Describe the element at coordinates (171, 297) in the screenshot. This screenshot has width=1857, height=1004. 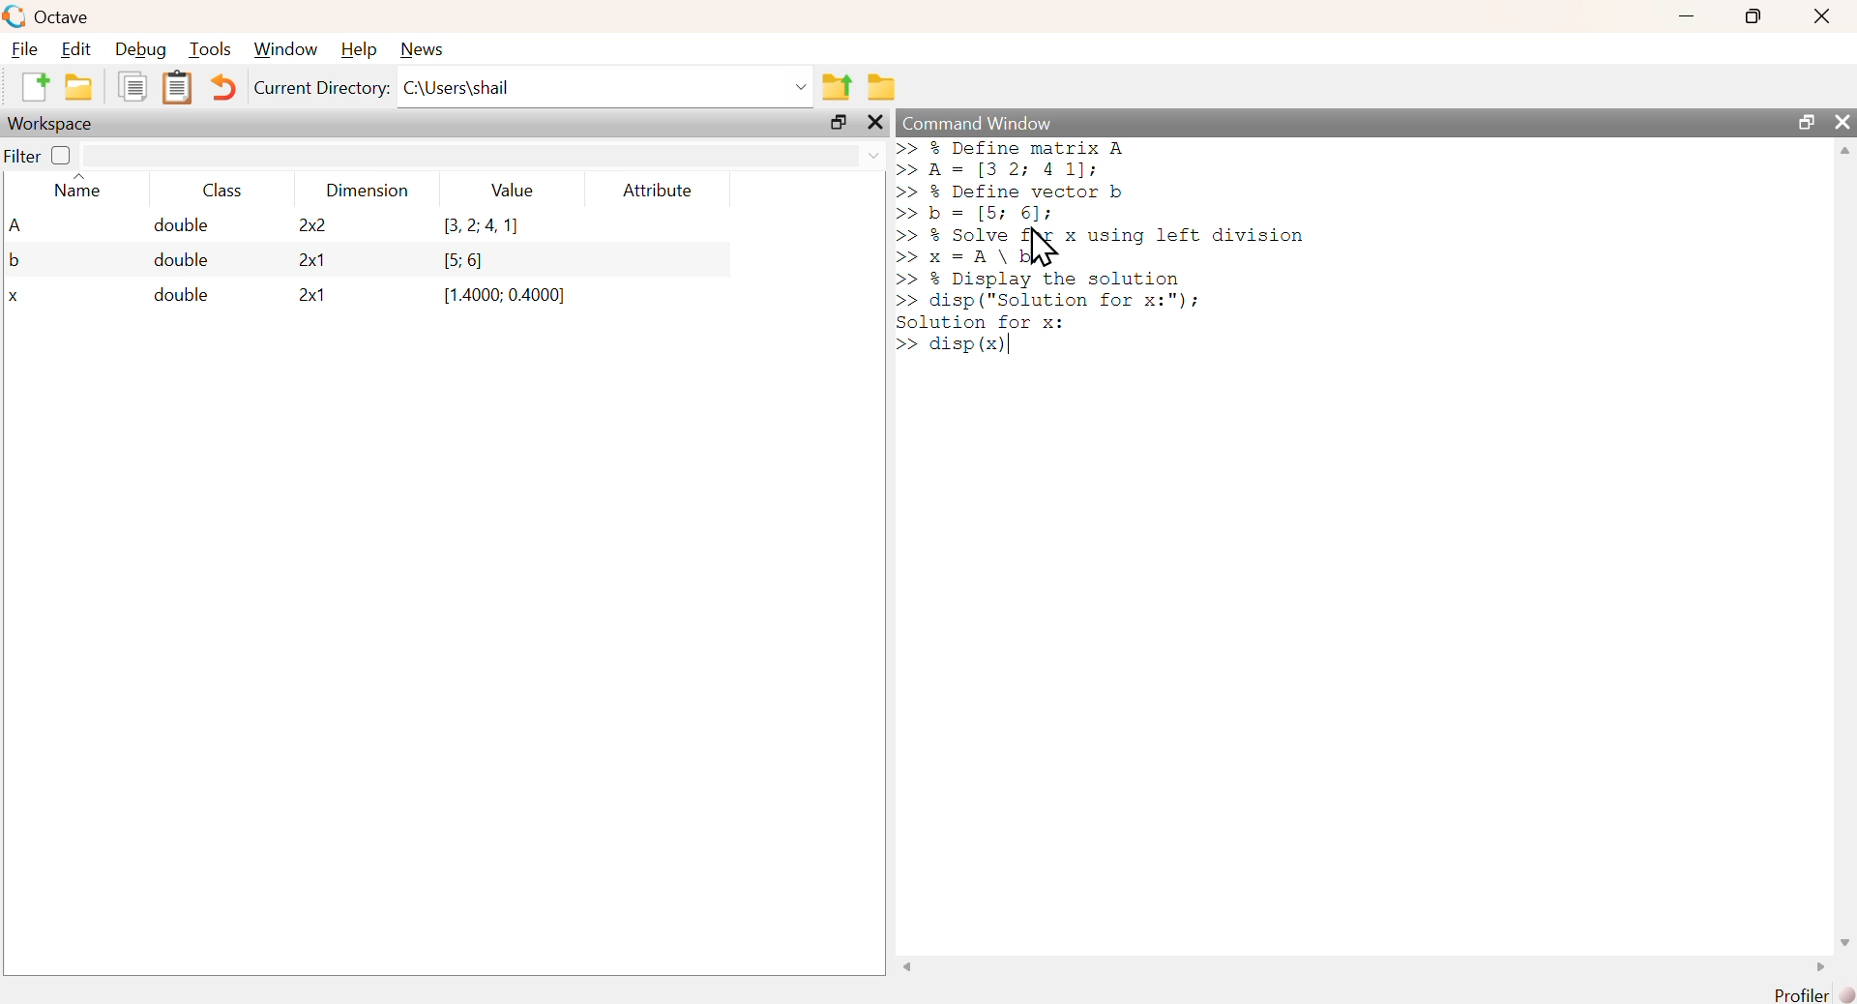
I see `double` at that location.